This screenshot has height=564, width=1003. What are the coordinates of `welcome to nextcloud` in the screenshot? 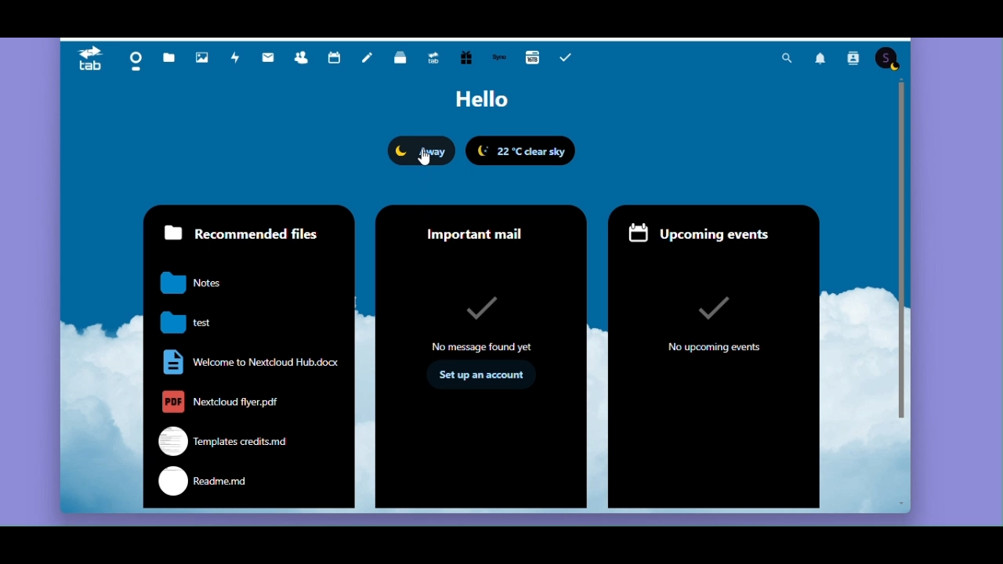 It's located at (248, 363).